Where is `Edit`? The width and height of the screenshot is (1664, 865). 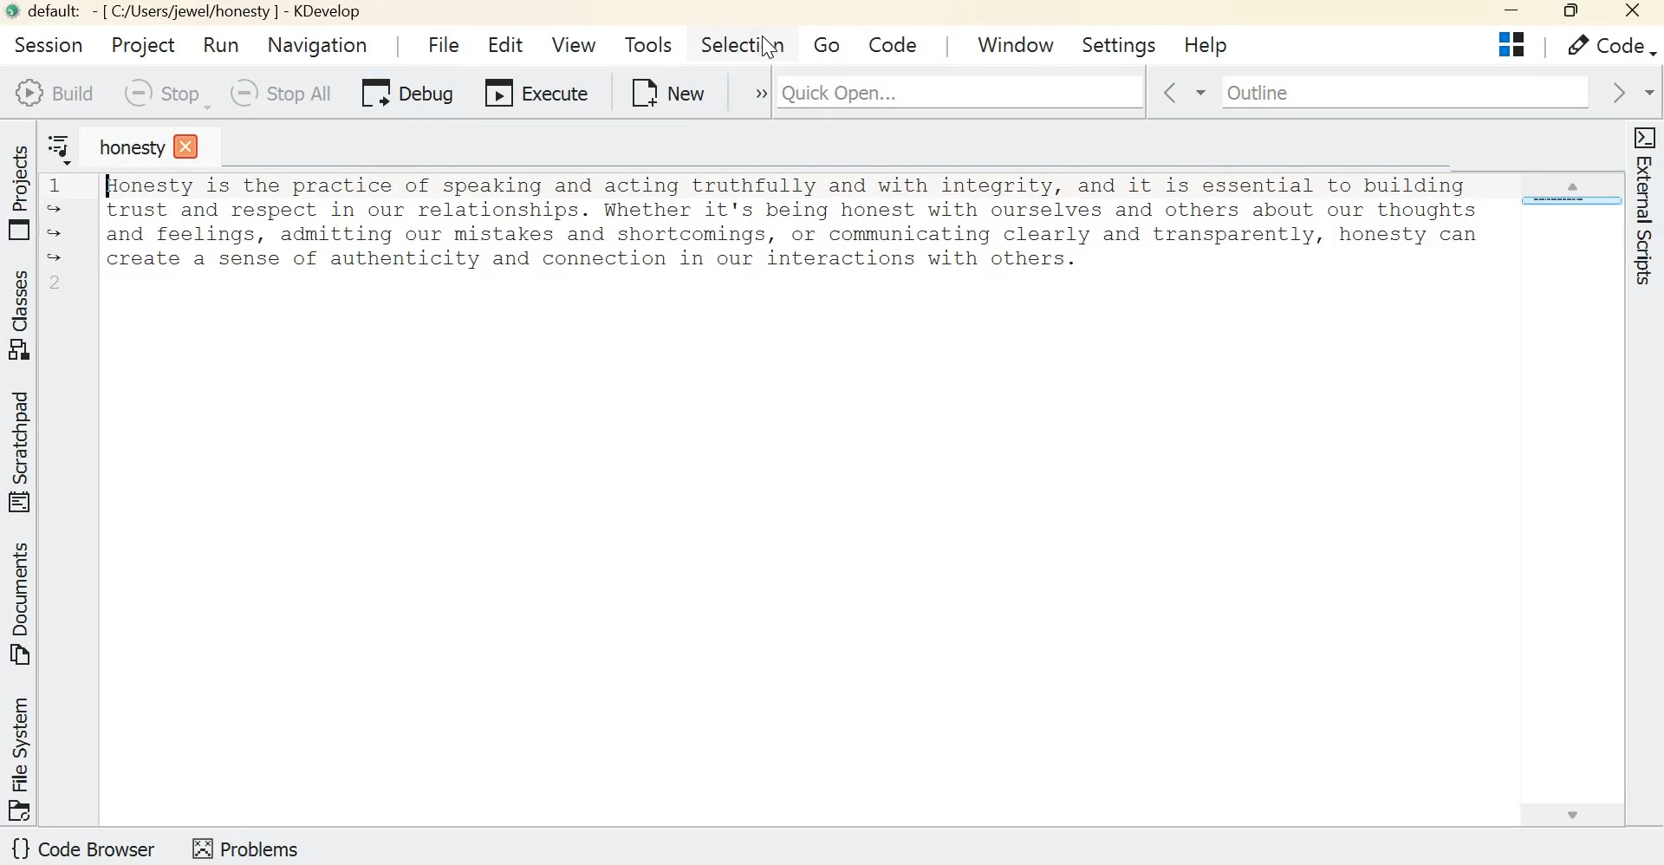
Edit is located at coordinates (509, 47).